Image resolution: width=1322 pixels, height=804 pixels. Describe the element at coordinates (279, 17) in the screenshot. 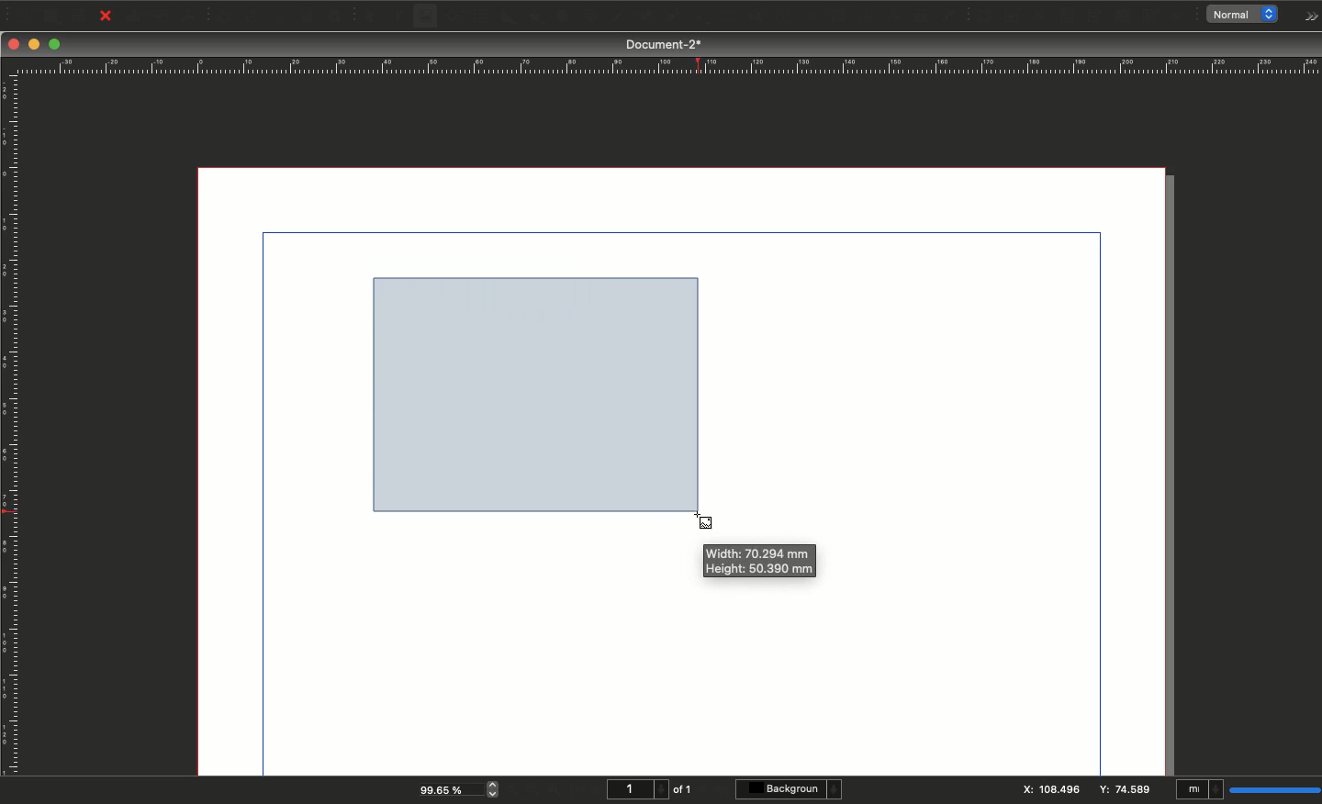

I see `Cut` at that location.